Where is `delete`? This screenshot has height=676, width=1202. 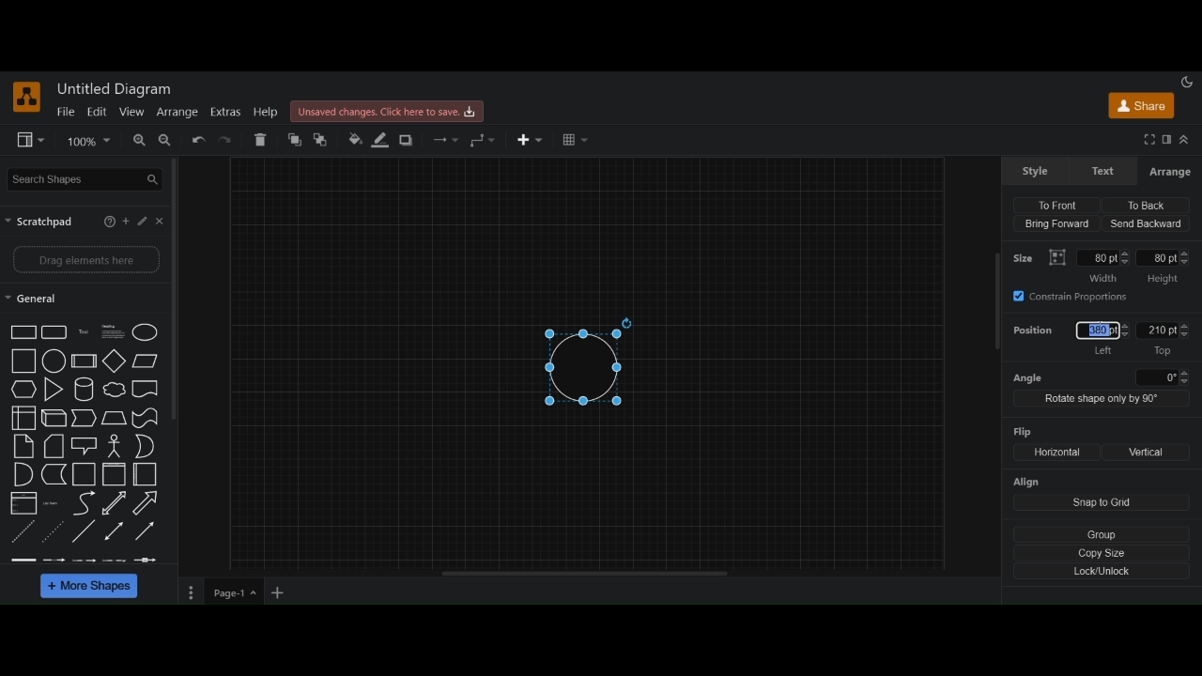 delete is located at coordinates (262, 139).